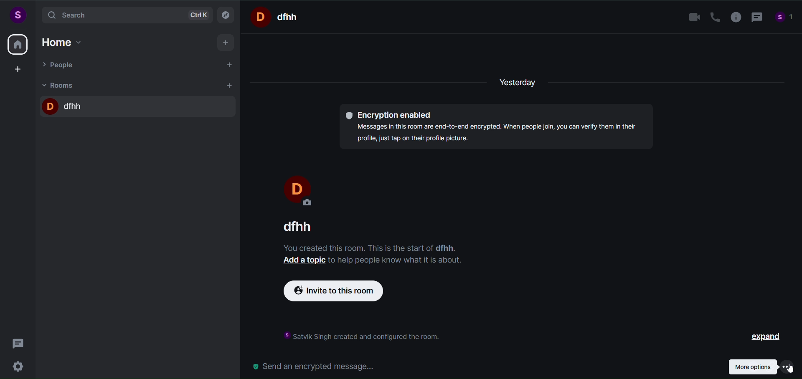  I want to click on video call, so click(692, 18).